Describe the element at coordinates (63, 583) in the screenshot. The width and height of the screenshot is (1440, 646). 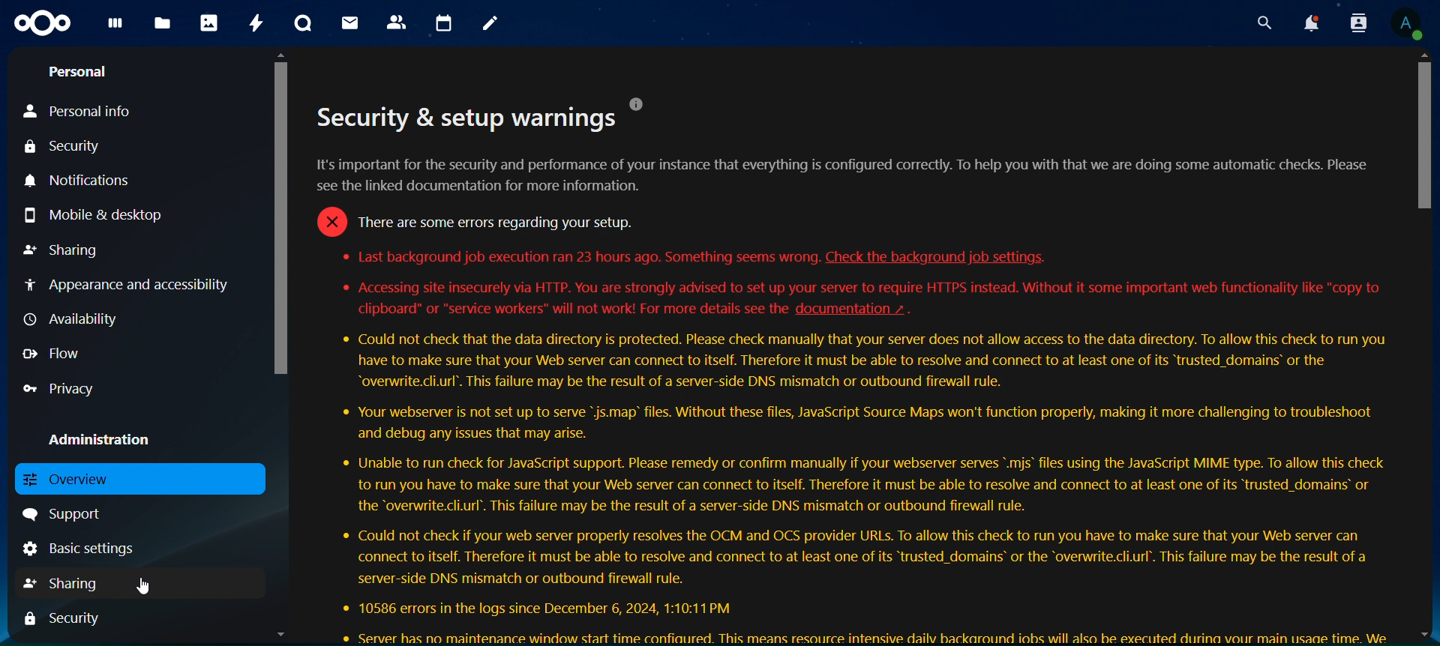
I see `sharing` at that location.